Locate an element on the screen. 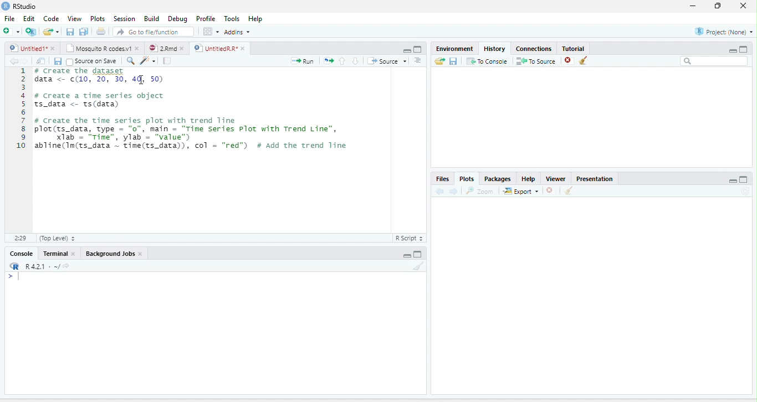 This screenshot has height=402, width=757. Go to file/function is located at coordinates (154, 32).